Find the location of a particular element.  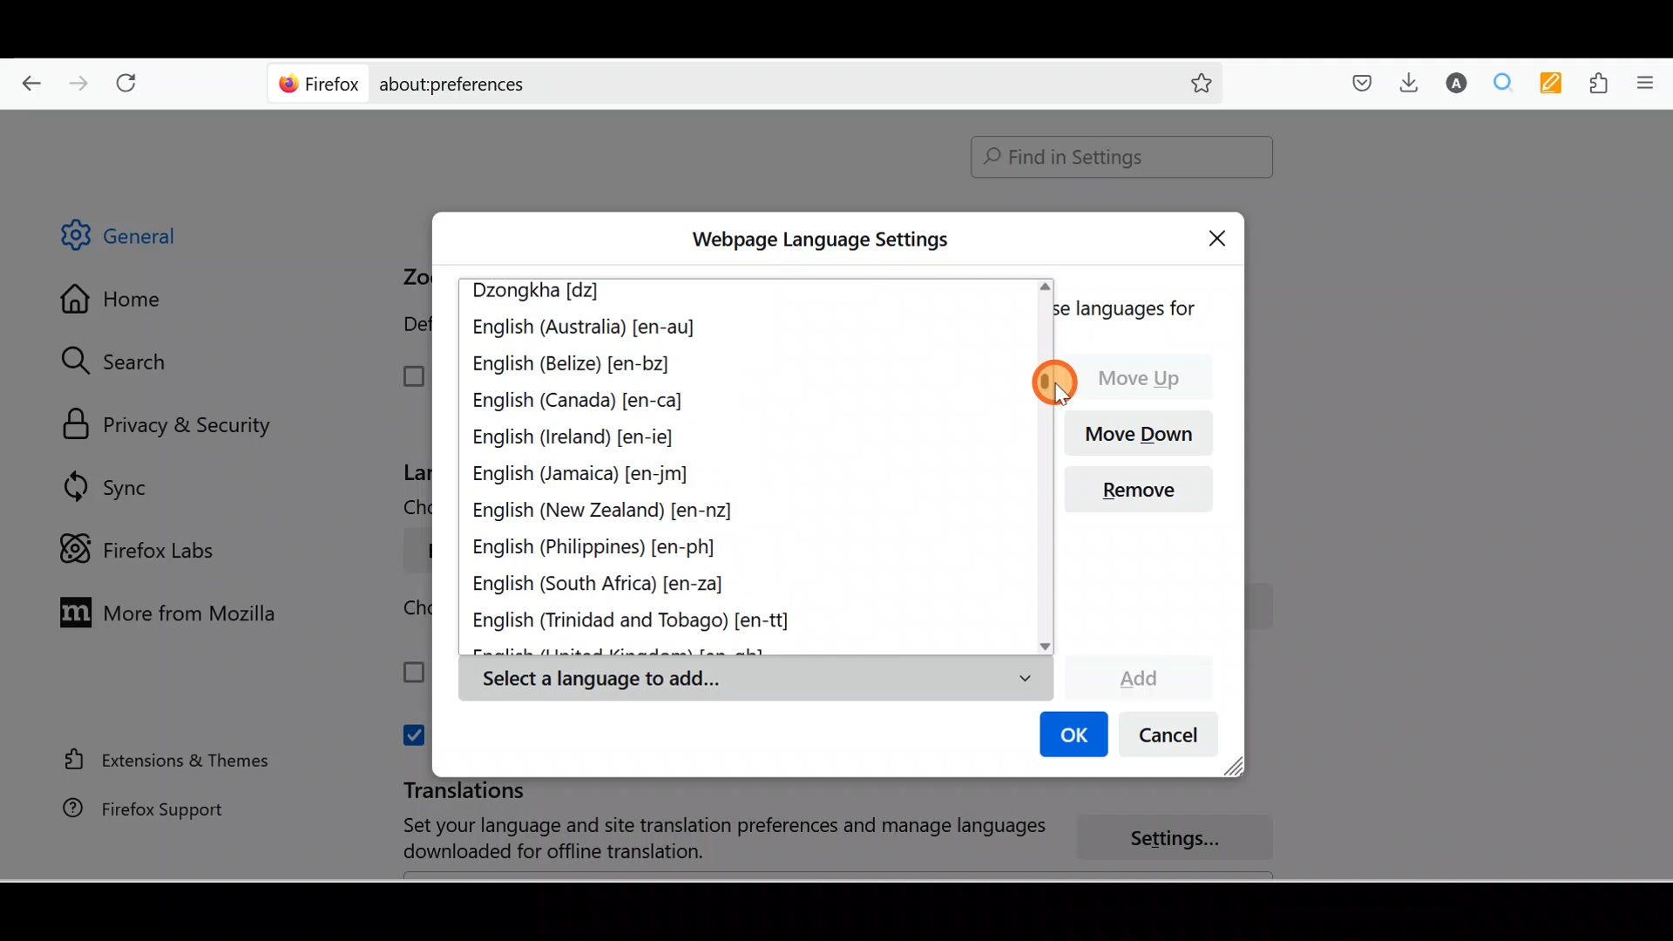

about:preferences is located at coordinates (695, 82).